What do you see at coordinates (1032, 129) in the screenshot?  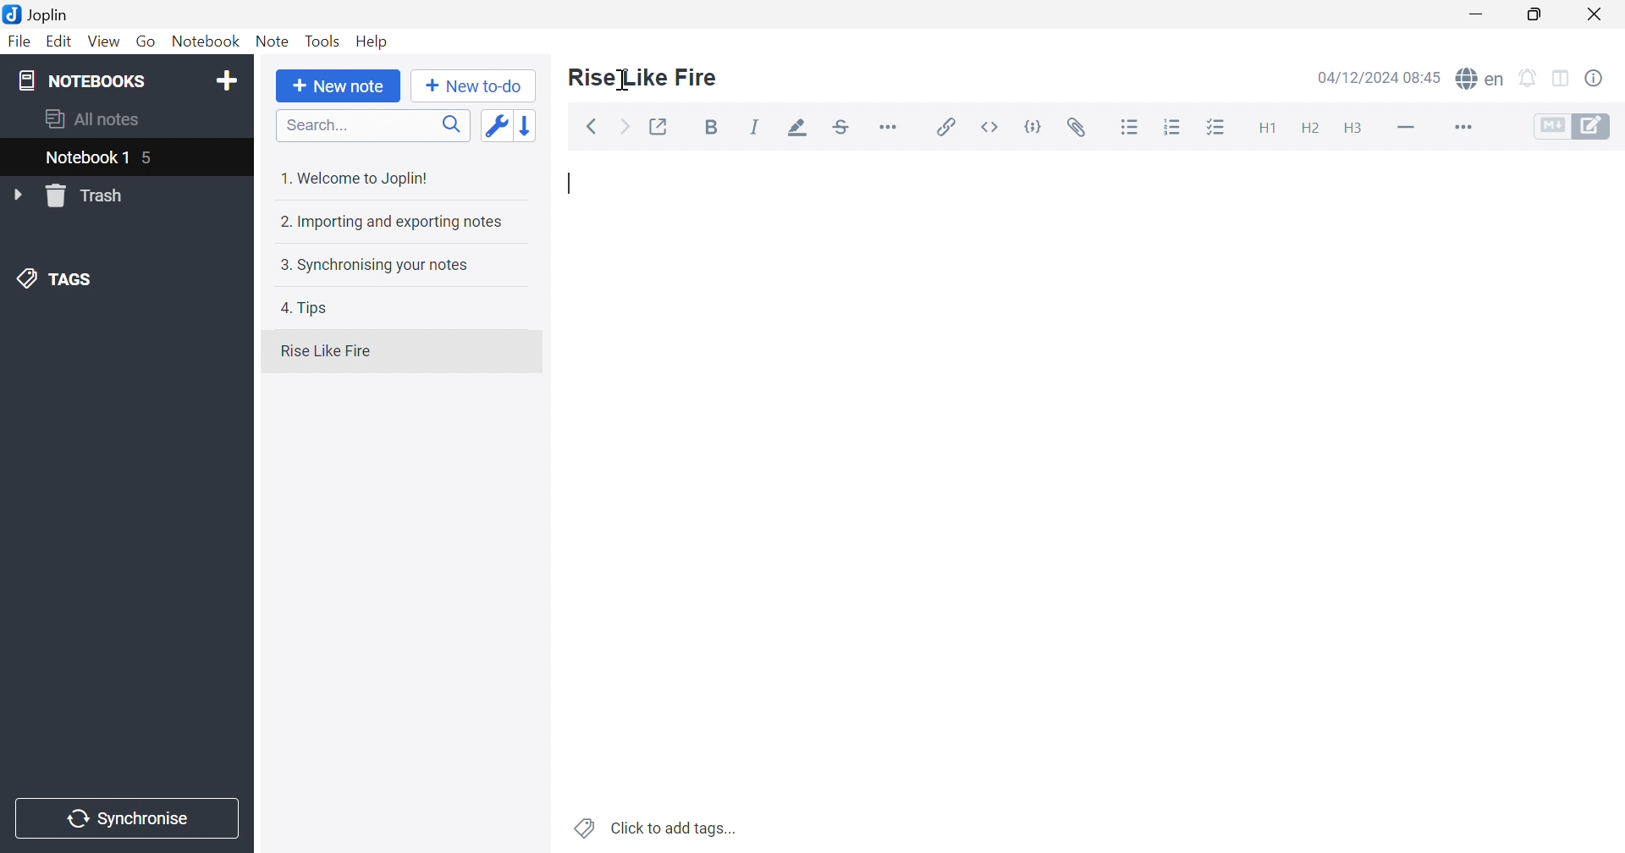 I see `Code` at bounding box center [1032, 129].